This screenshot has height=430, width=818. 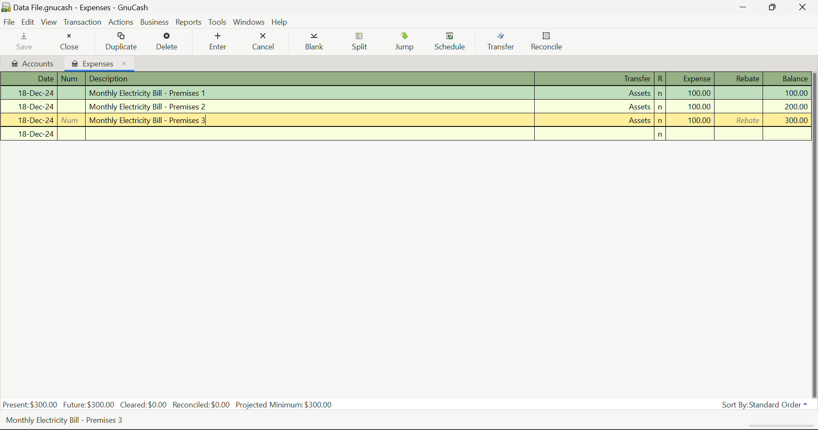 What do you see at coordinates (765, 405) in the screenshot?
I see `Sort By: Standard Order` at bounding box center [765, 405].